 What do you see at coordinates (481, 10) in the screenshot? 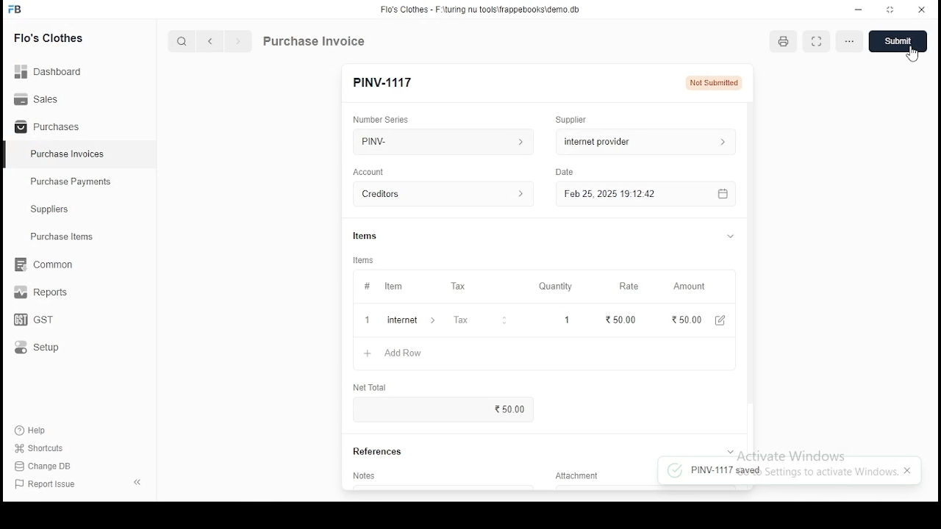
I see `flo's clothes - F:\turing nu tools\frappebooks\demo.db` at bounding box center [481, 10].